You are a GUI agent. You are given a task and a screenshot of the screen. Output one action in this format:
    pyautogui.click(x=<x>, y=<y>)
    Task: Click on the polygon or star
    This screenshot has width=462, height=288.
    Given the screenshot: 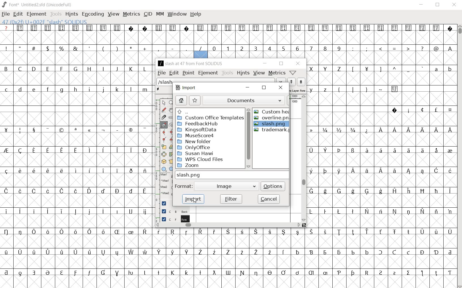 What is the action you would take?
    pyautogui.click(x=172, y=169)
    